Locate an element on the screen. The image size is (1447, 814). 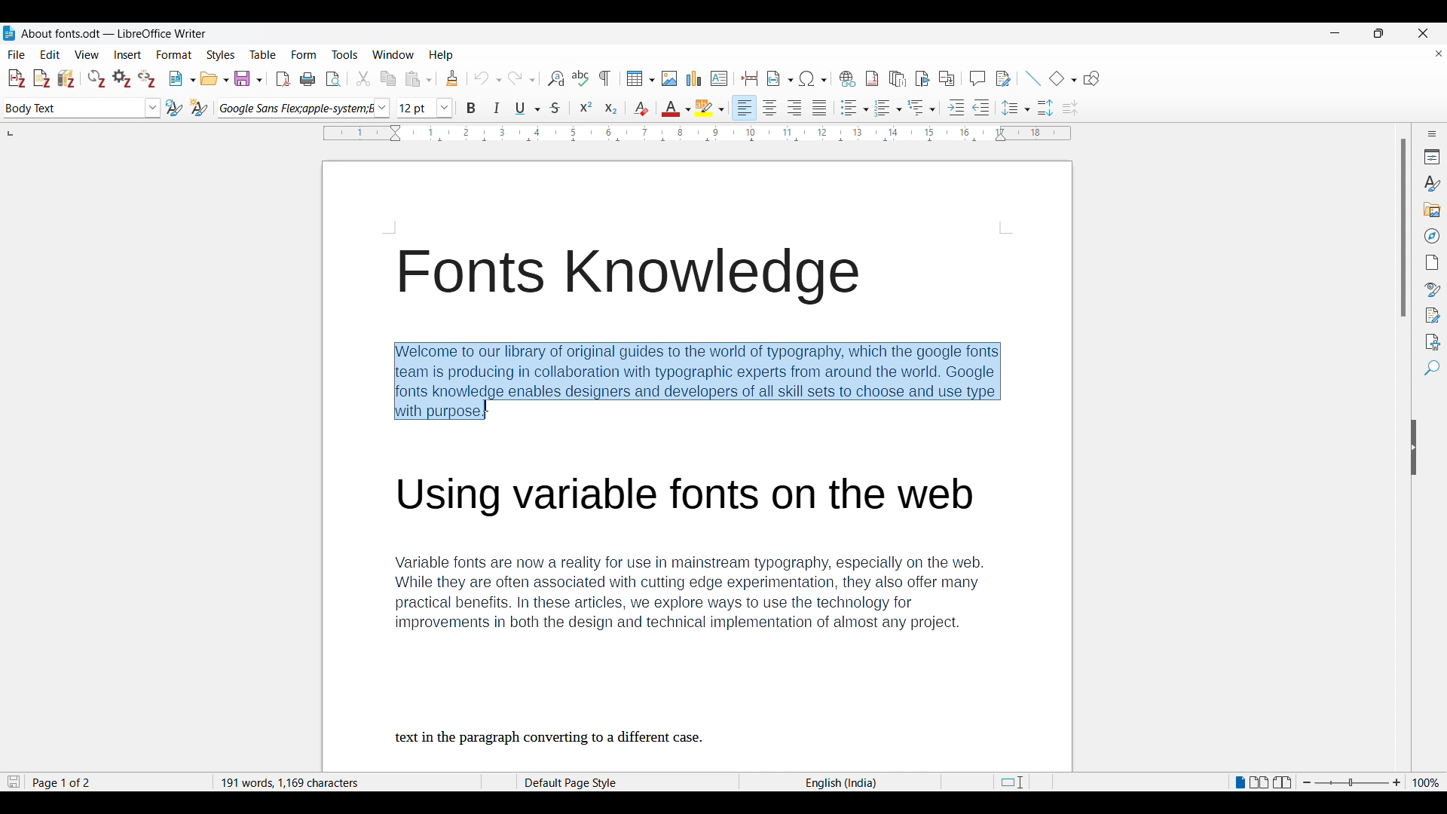
Increase paragraph space is located at coordinates (1046, 108).